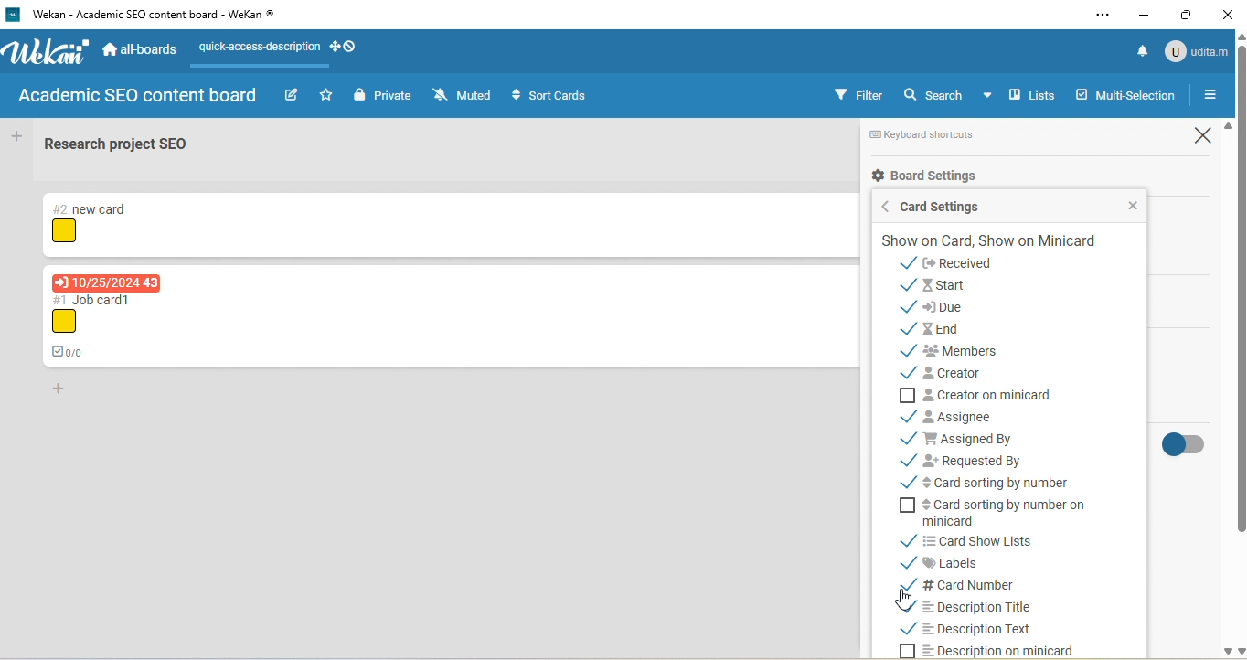 This screenshot has width=1247, height=660. I want to click on Job card1, so click(89, 299).